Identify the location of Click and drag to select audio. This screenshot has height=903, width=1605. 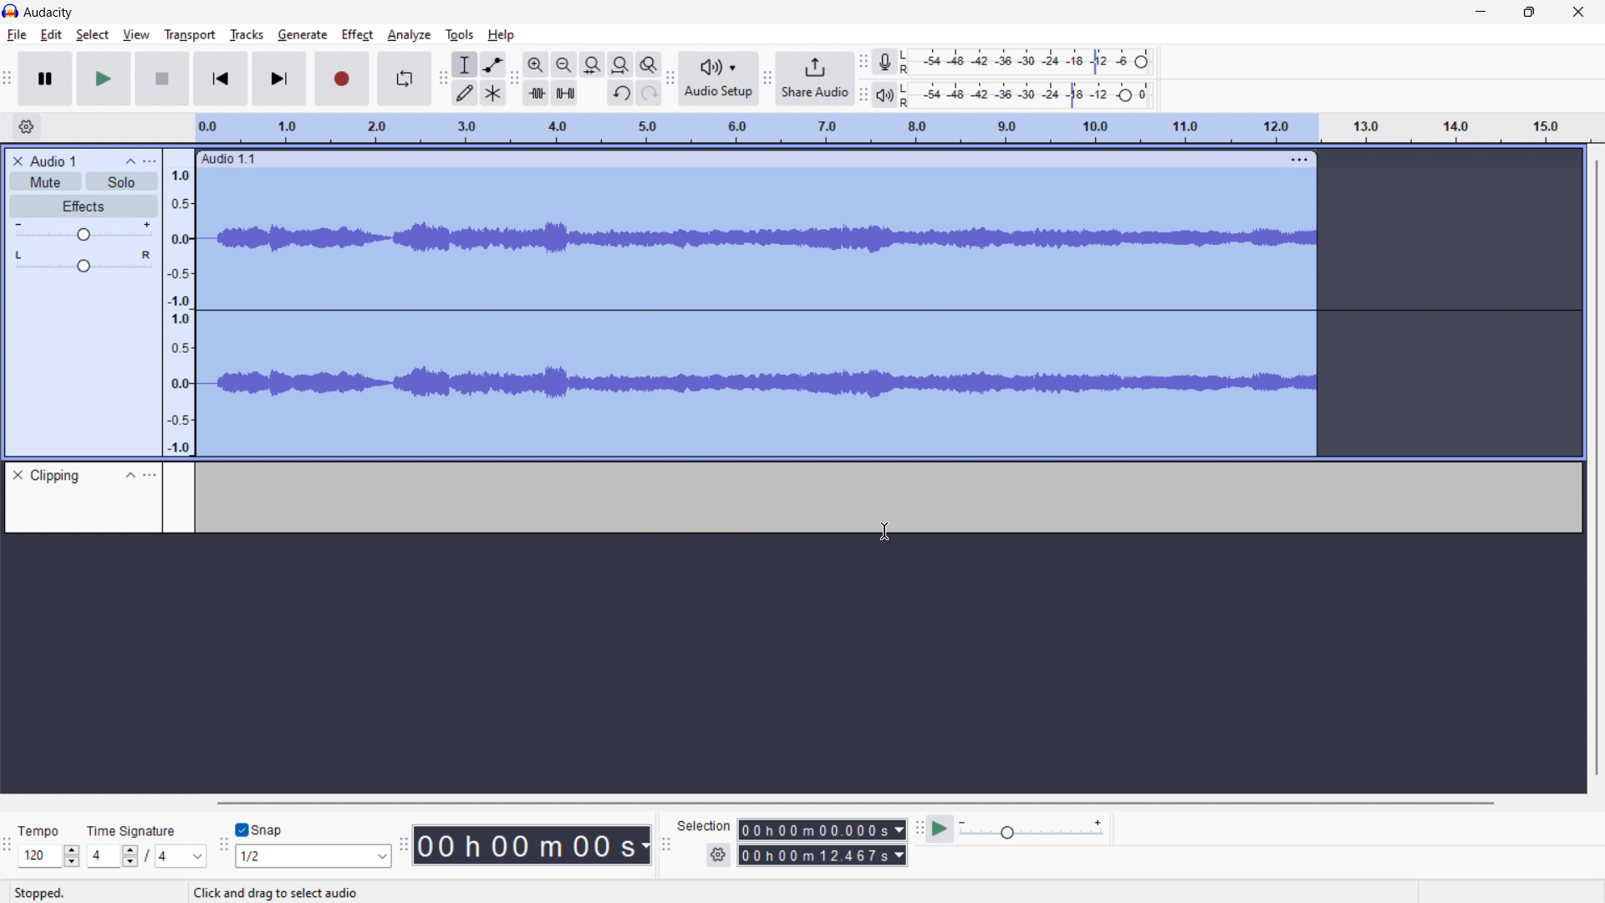
(473, 890).